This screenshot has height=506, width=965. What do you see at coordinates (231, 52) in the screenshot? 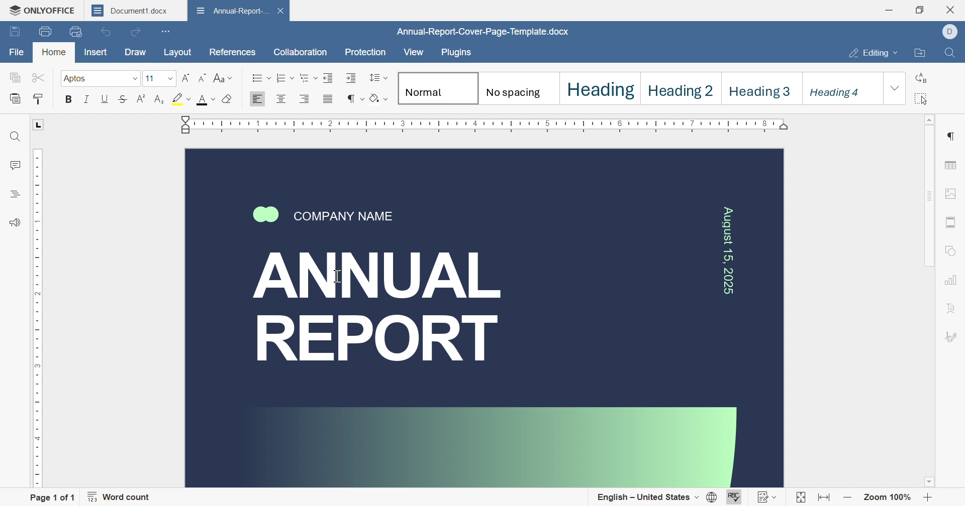
I see `references` at bounding box center [231, 52].